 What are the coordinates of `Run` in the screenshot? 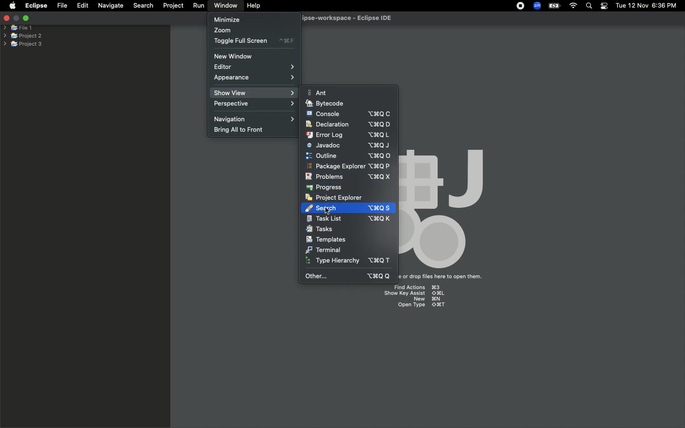 It's located at (199, 6).